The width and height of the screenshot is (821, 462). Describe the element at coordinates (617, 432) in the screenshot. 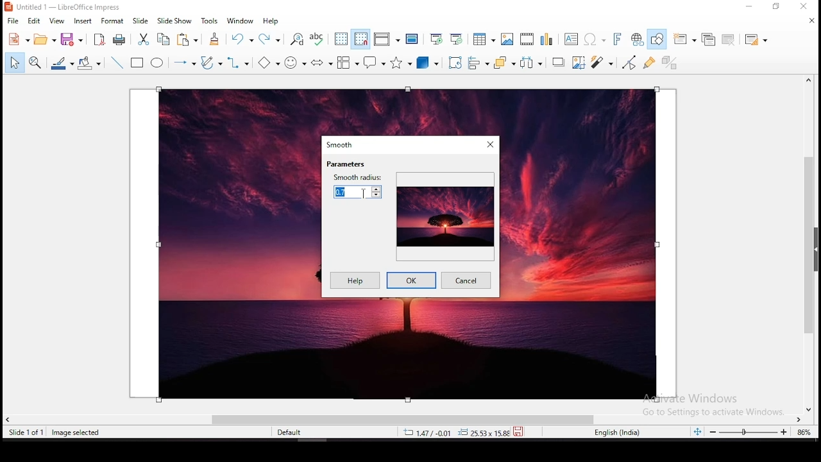

I see `english (india)` at that location.